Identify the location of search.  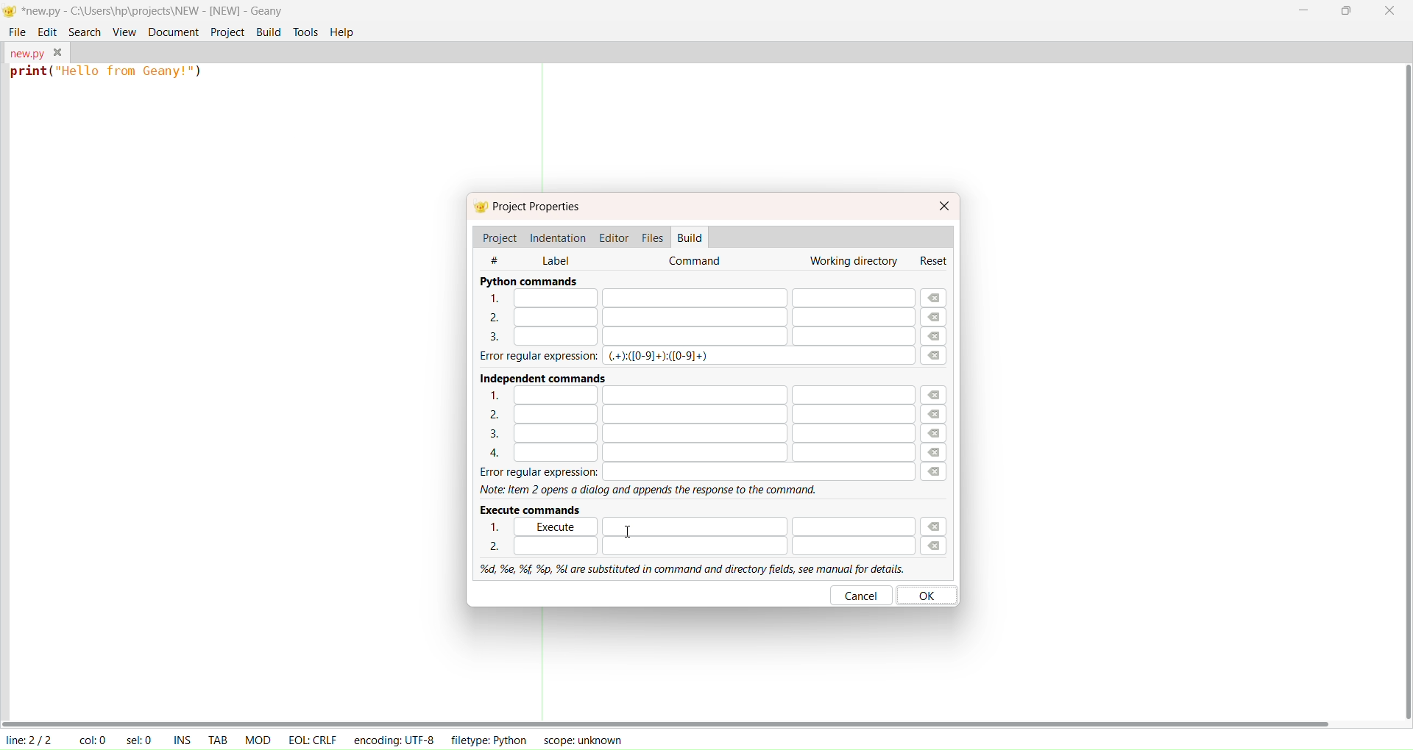
(82, 30).